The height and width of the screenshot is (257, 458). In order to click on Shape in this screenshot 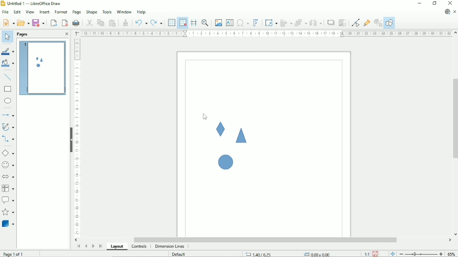, I will do `click(241, 136)`.